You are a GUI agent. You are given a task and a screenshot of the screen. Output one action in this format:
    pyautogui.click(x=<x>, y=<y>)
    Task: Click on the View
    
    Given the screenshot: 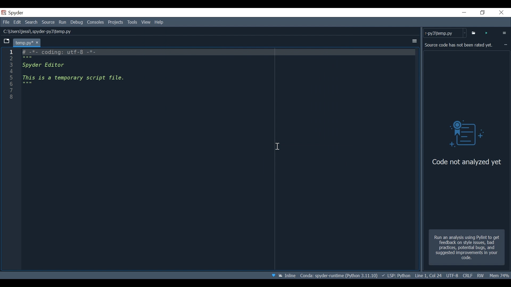 What is the action you would take?
    pyautogui.click(x=146, y=22)
    